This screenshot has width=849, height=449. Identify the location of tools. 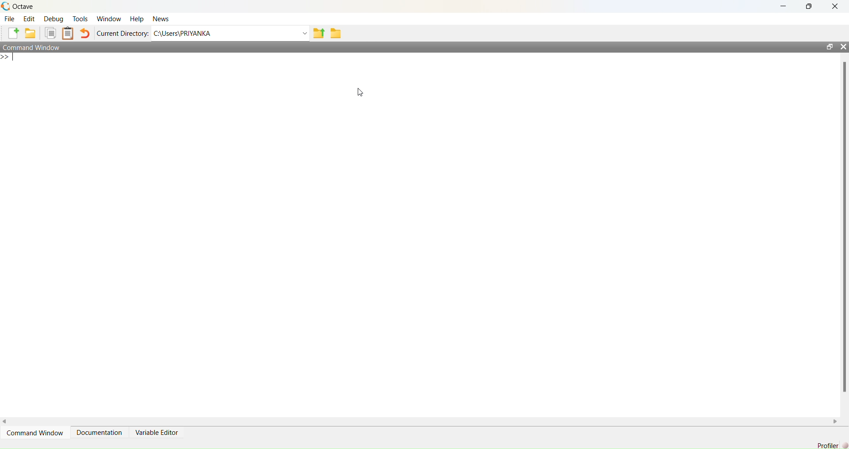
(80, 18).